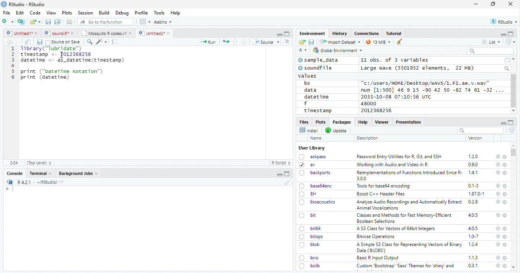  What do you see at coordinates (310, 265) in the screenshot?
I see `bslib` at bounding box center [310, 265].